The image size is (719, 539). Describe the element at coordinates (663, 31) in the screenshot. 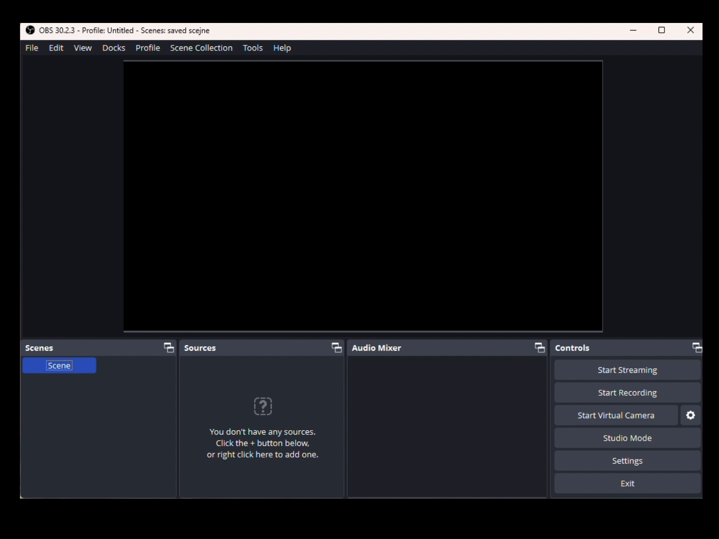

I see `Box` at that location.